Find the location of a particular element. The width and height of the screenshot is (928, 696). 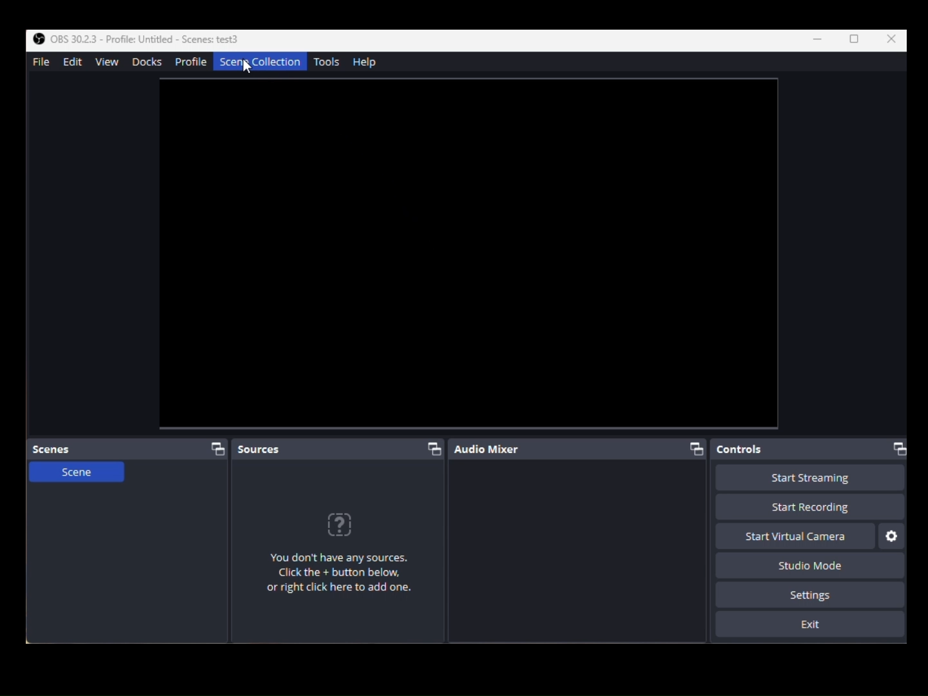

Help is located at coordinates (368, 62).